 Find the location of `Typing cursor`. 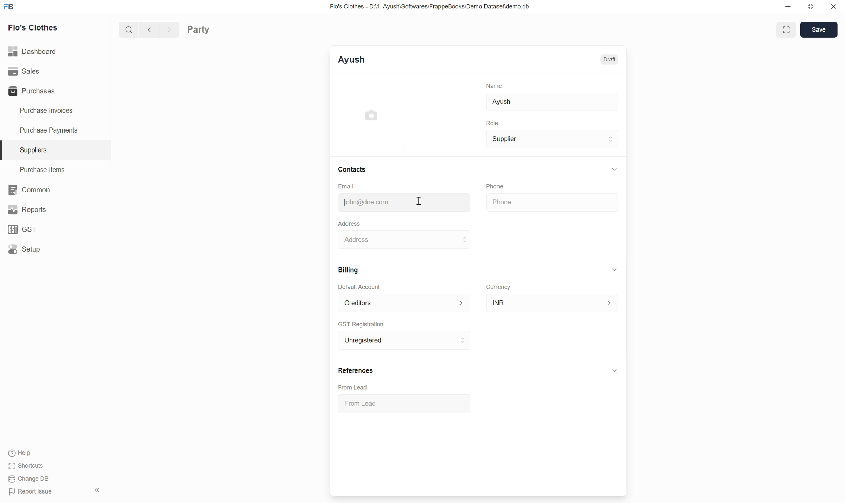

Typing cursor is located at coordinates (344, 202).